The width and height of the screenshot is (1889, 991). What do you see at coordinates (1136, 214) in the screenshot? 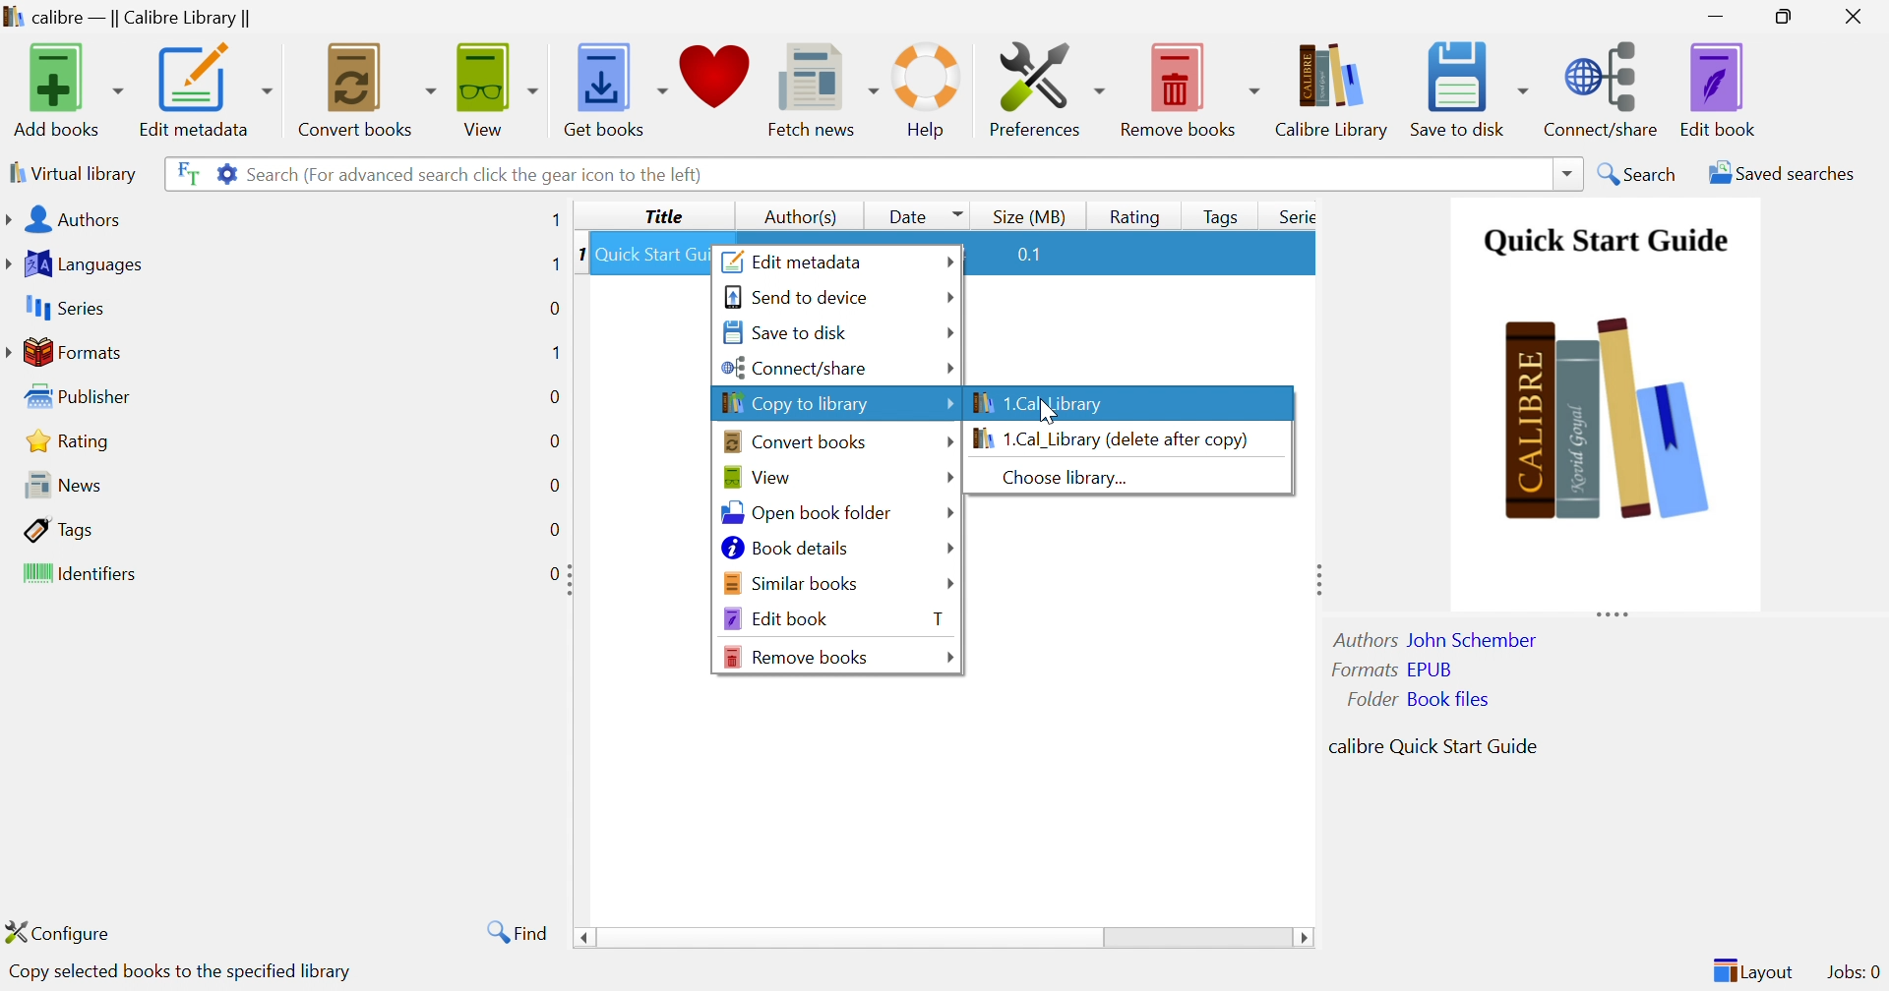
I see `` at bounding box center [1136, 214].